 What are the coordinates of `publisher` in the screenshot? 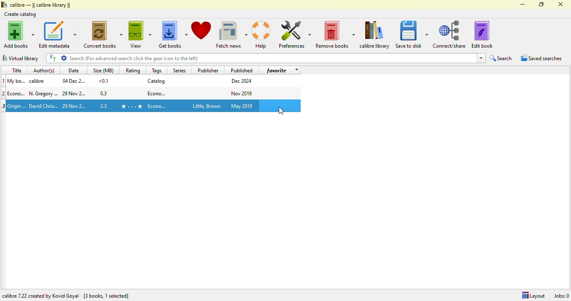 It's located at (209, 70).